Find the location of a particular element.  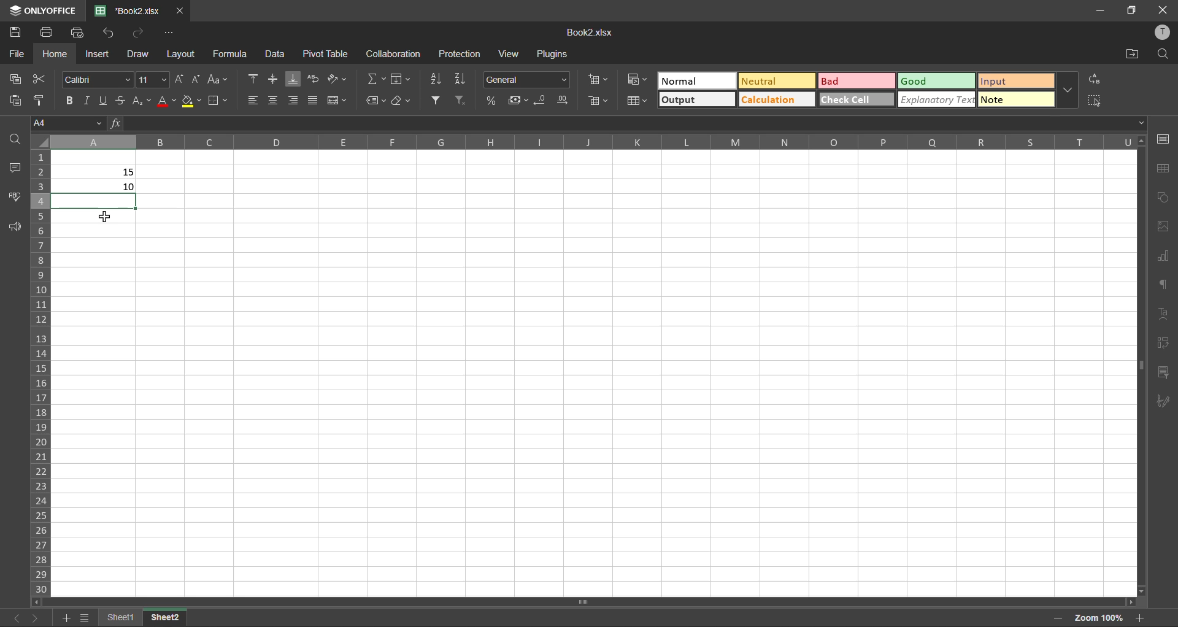

italic is located at coordinates (88, 99).